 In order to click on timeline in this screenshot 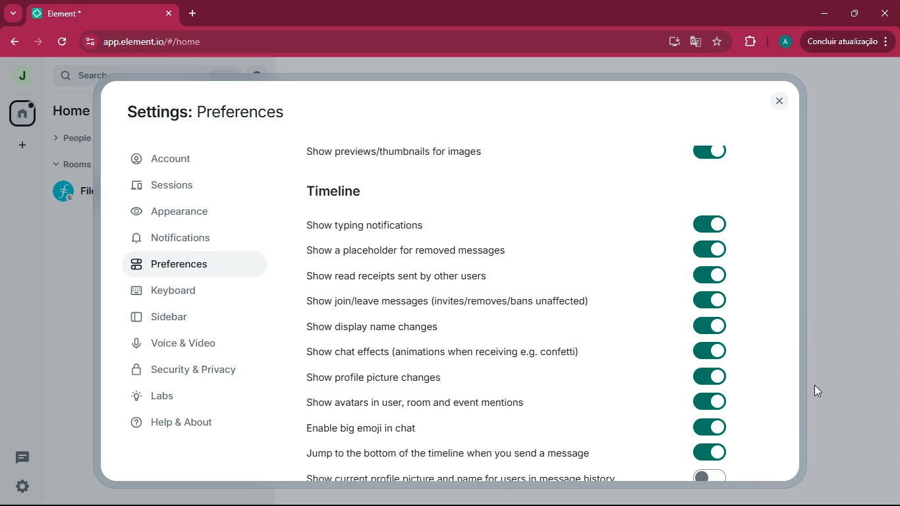, I will do `click(345, 192)`.